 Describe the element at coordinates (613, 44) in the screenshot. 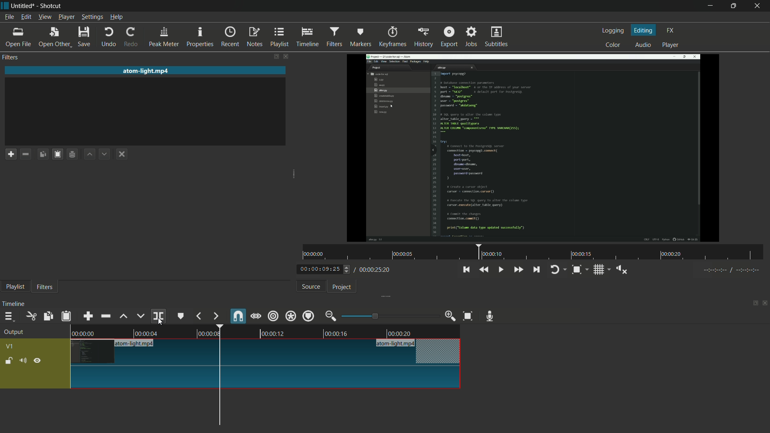

I see `color` at that location.